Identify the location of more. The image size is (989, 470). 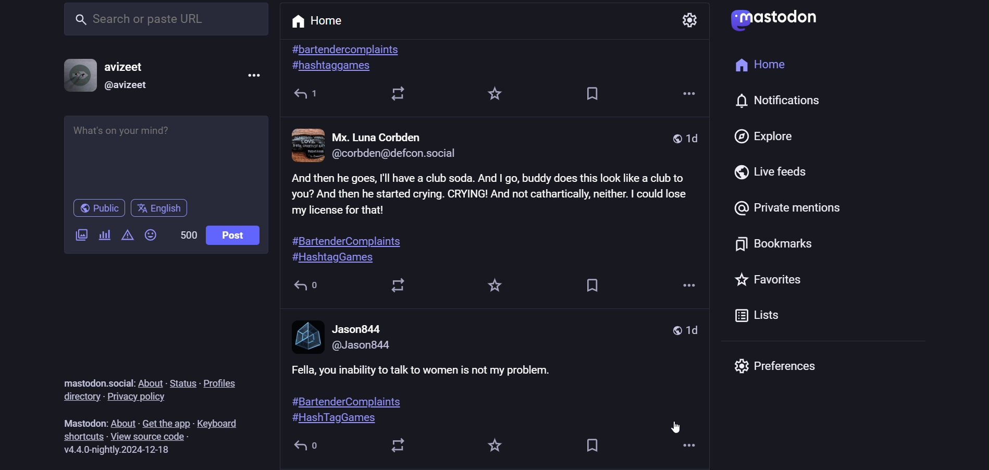
(688, 448).